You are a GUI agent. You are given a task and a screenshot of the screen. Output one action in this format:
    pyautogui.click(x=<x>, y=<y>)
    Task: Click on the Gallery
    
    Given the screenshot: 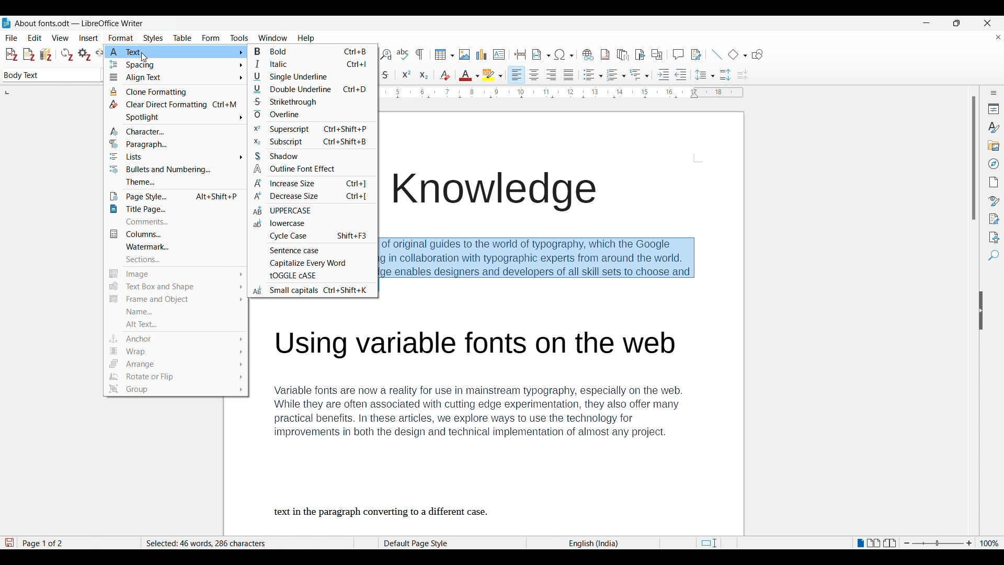 What is the action you would take?
    pyautogui.click(x=994, y=146)
    